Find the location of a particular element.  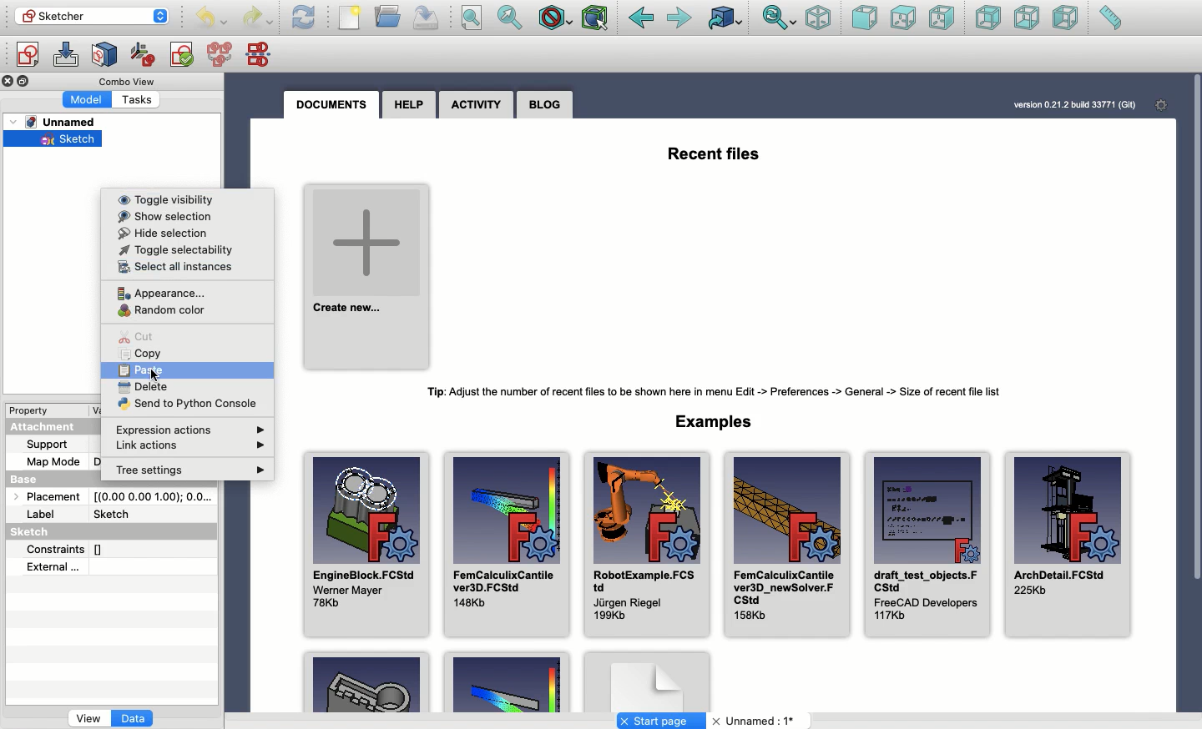

Delete is located at coordinates (142, 386).